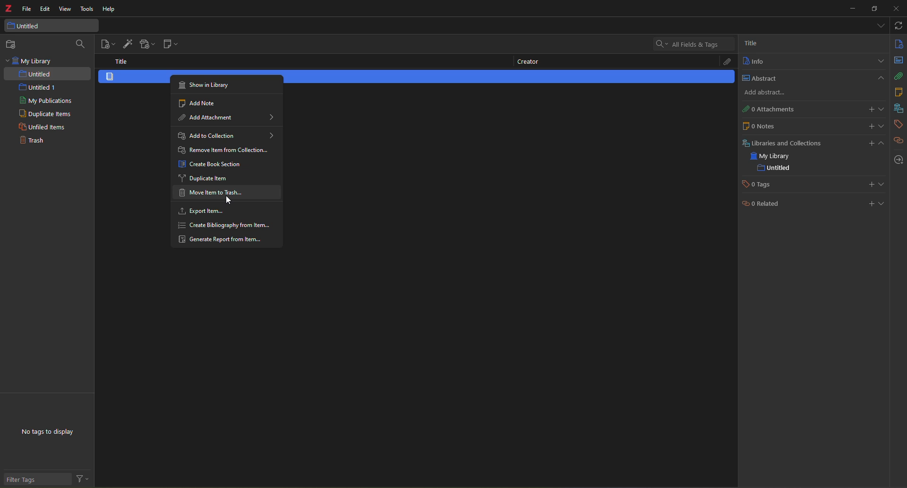 This screenshot has height=488, width=907. What do you see at coordinates (81, 44) in the screenshot?
I see `search` at bounding box center [81, 44].